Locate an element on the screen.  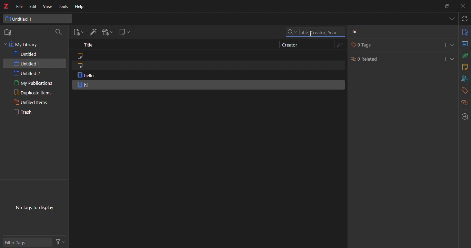
title is located at coordinates (89, 45).